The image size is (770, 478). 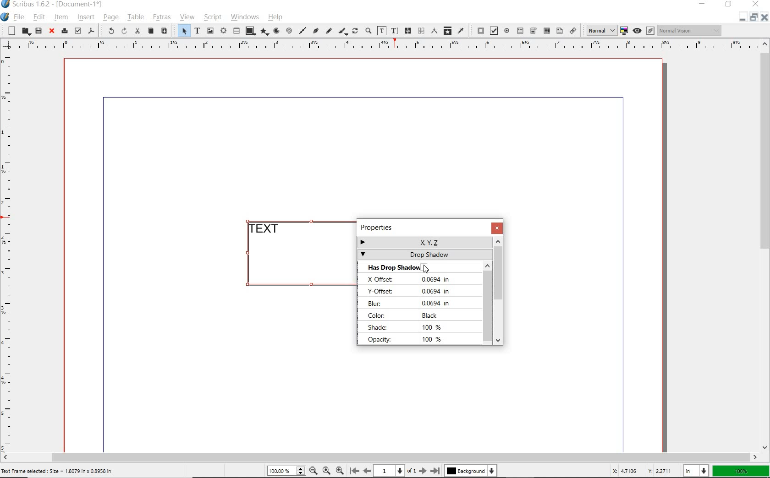 I want to click on scrollbar, so click(x=487, y=303).